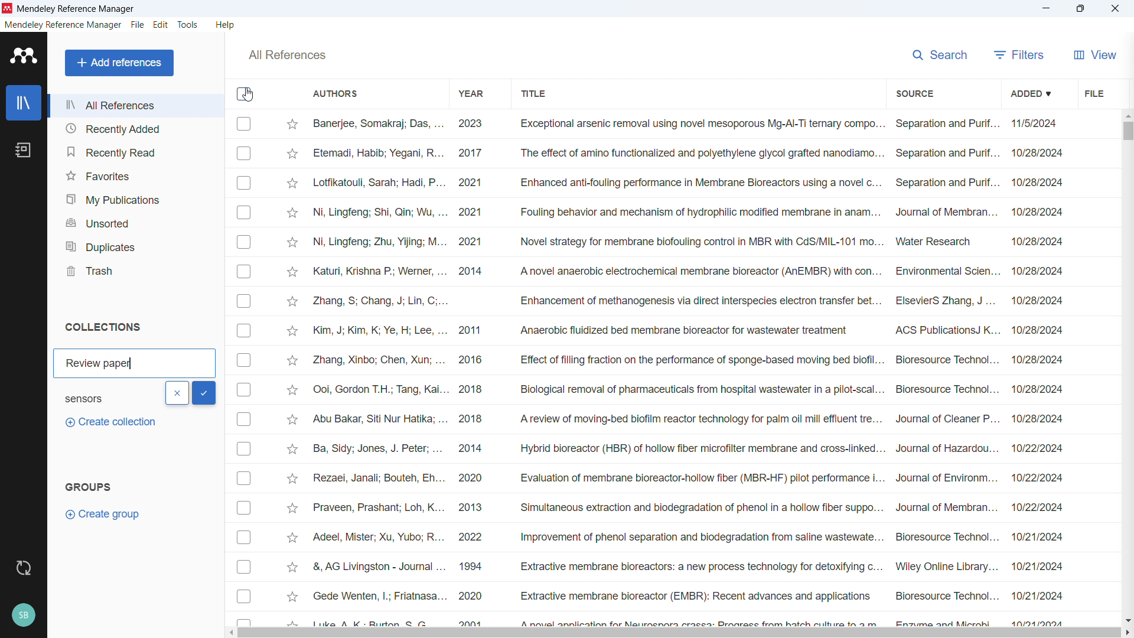 The image size is (1134, 638). I want to click on Star mark respective publication, so click(292, 154).